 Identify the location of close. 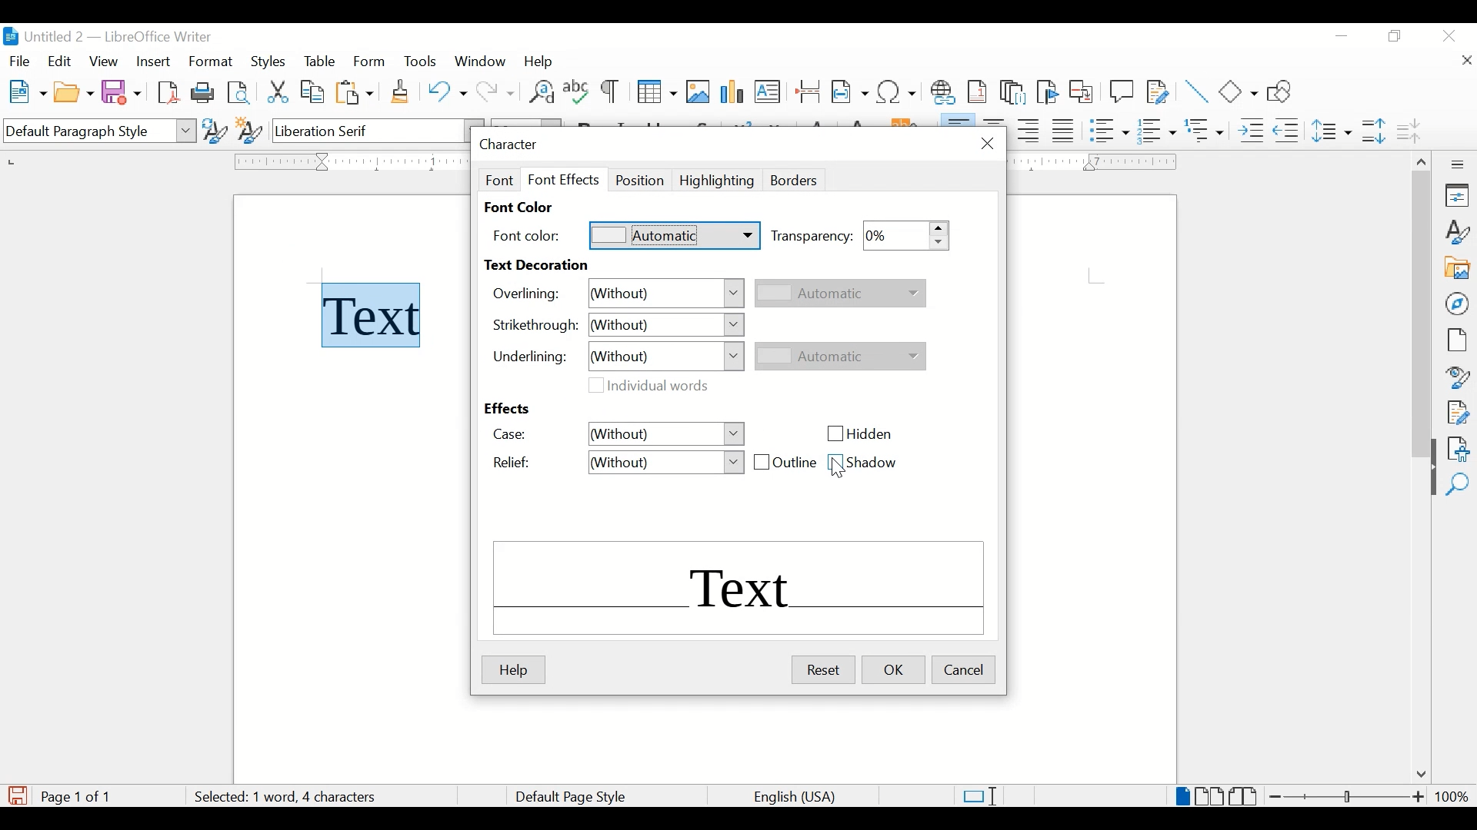
(1465, 62).